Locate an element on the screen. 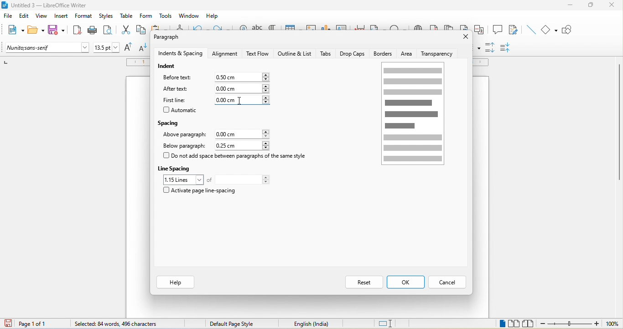 The height and width of the screenshot is (329, 623). multiple page view is located at coordinates (514, 324).